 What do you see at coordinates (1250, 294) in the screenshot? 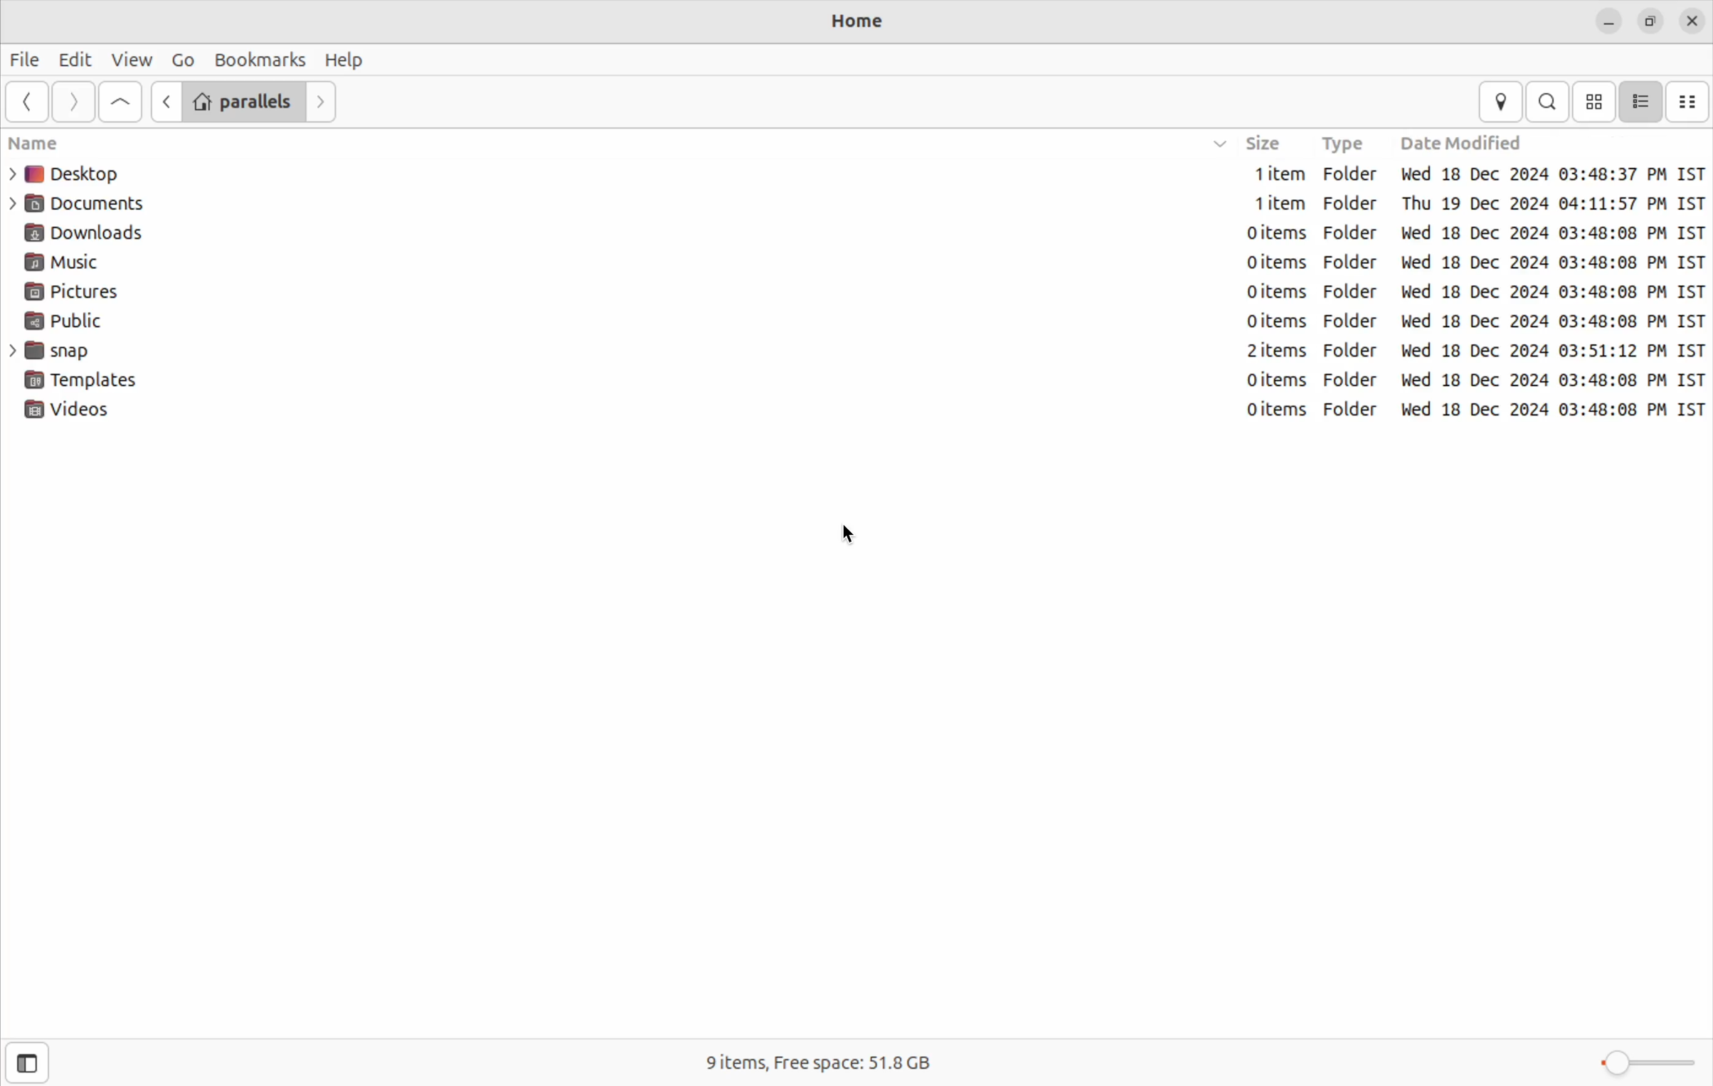
I see `0 items` at bounding box center [1250, 294].